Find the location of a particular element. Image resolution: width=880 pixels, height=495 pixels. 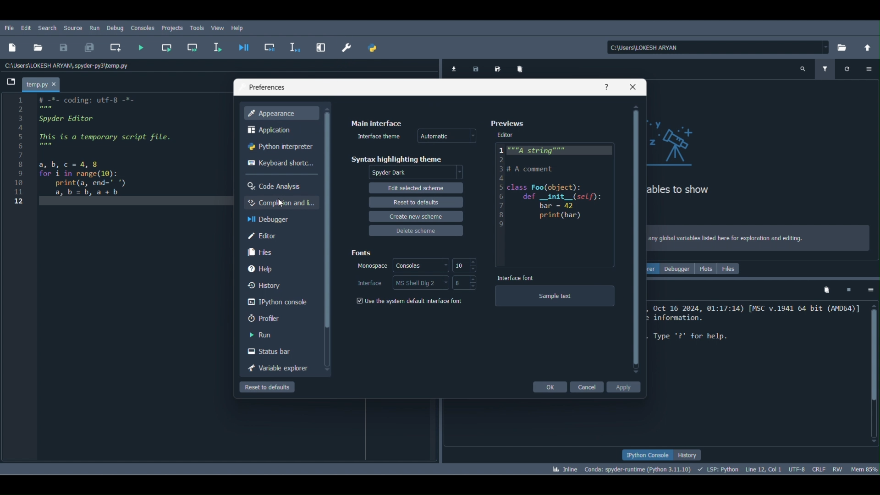

Filter variables is located at coordinates (827, 67).